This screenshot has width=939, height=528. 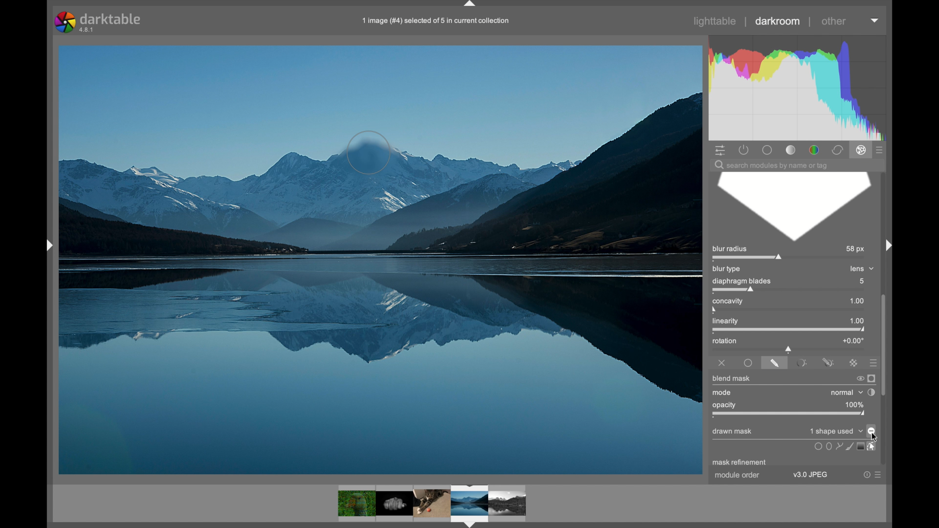 I want to click on rastermask, so click(x=853, y=362).